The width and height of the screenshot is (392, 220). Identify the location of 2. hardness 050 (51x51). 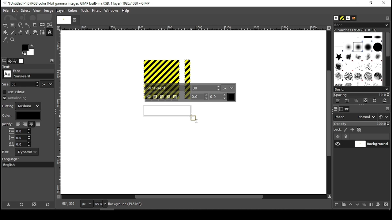
(357, 30).